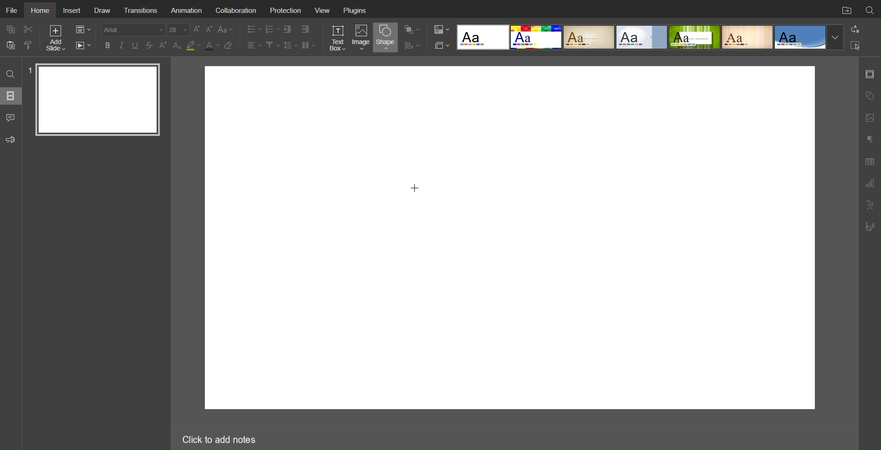  Describe the element at coordinates (870, 9) in the screenshot. I see `Search` at that location.